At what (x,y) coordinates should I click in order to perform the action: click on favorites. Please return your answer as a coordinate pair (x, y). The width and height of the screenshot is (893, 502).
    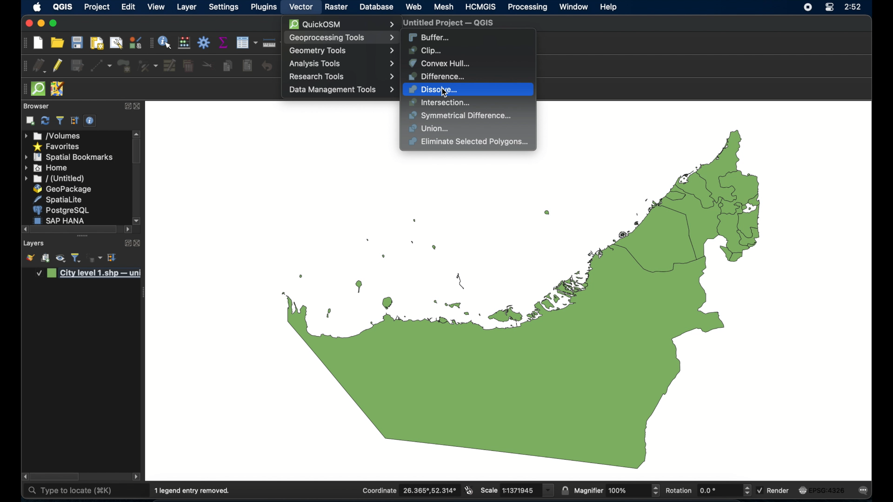
    Looking at the image, I should click on (57, 147).